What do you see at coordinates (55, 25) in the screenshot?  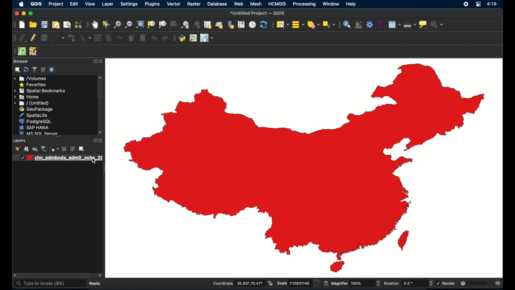 I see `print layout` at bounding box center [55, 25].